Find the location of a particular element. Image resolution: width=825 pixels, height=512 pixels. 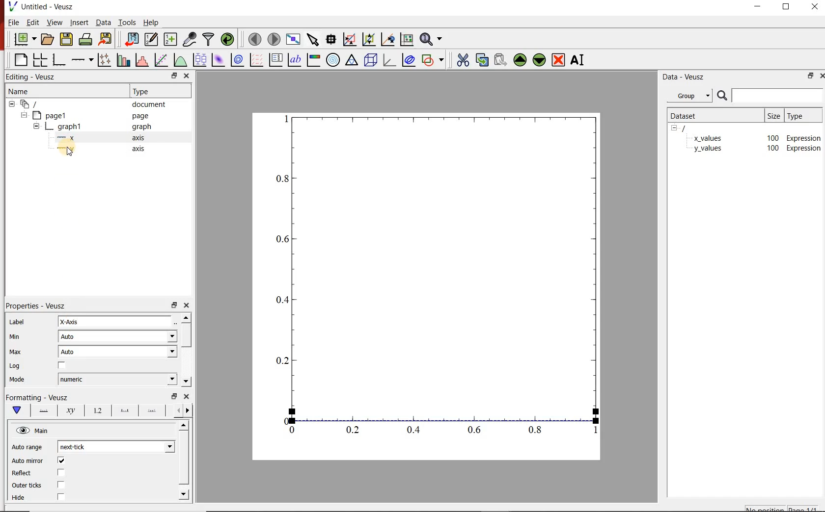

ternary graph is located at coordinates (353, 61).